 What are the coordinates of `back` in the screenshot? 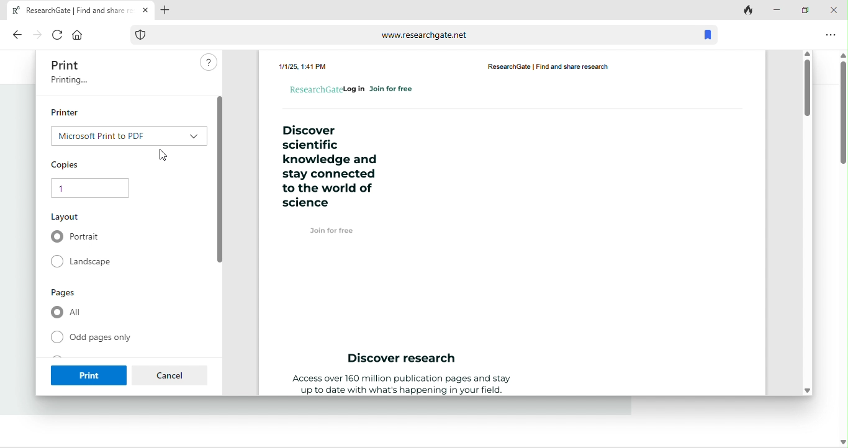 It's located at (17, 35).